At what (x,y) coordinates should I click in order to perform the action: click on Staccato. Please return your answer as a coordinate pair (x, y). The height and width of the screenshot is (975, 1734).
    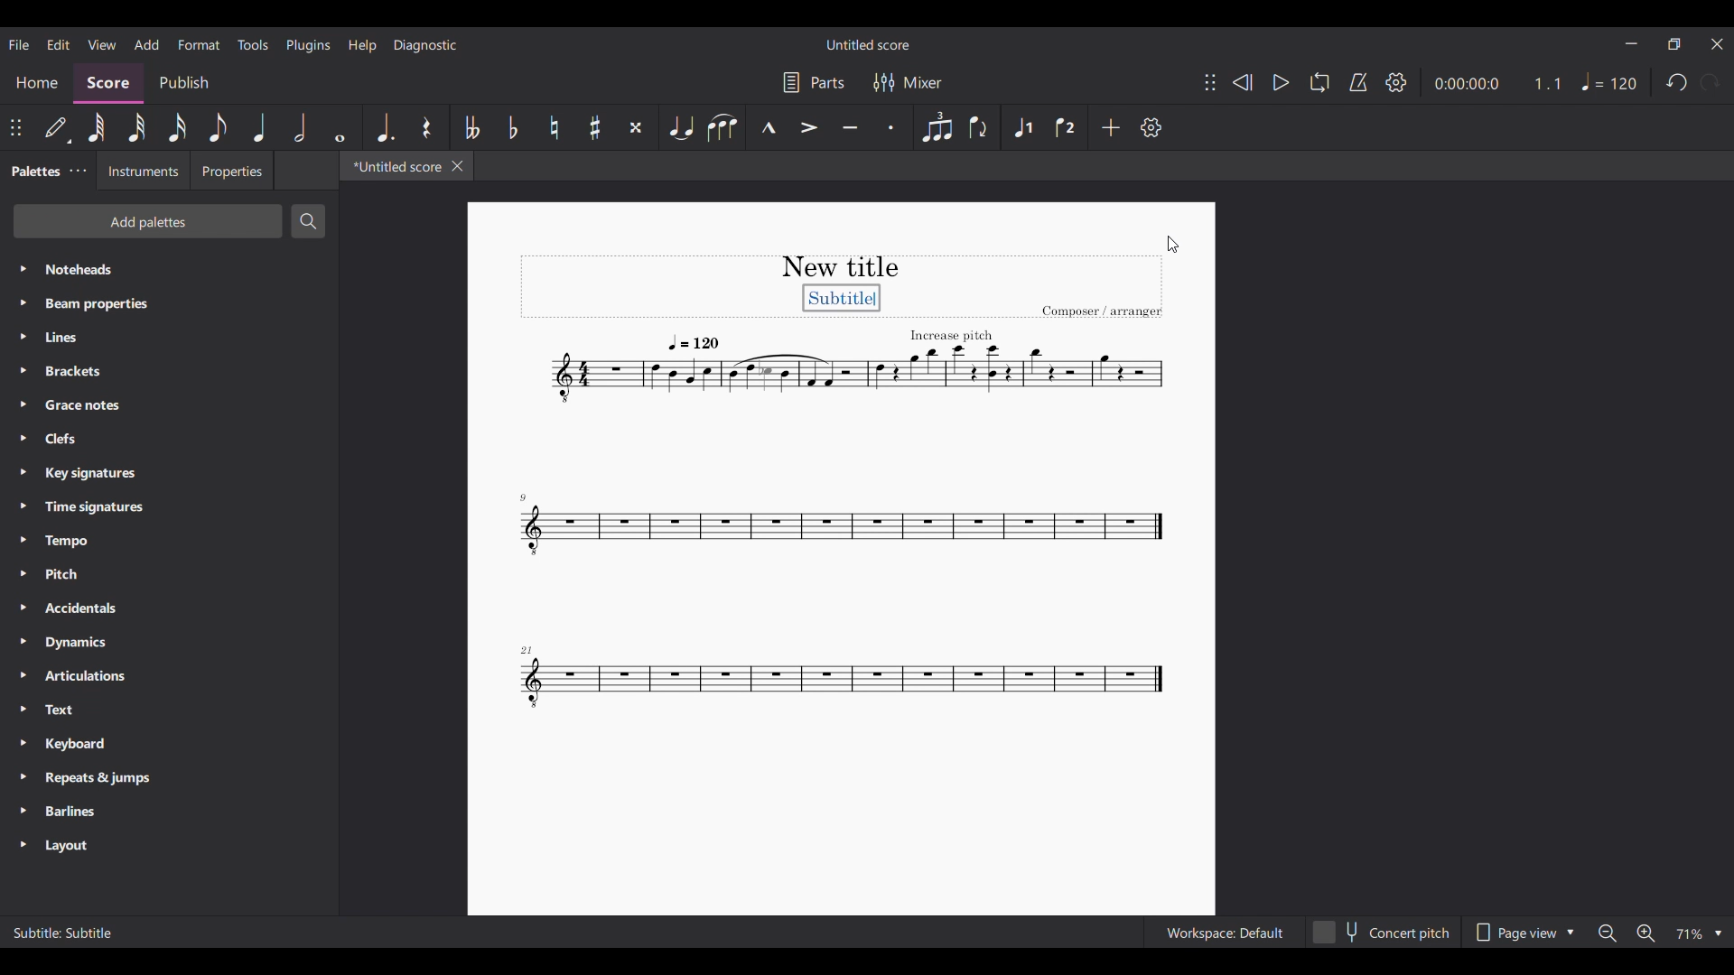
    Looking at the image, I should click on (891, 127).